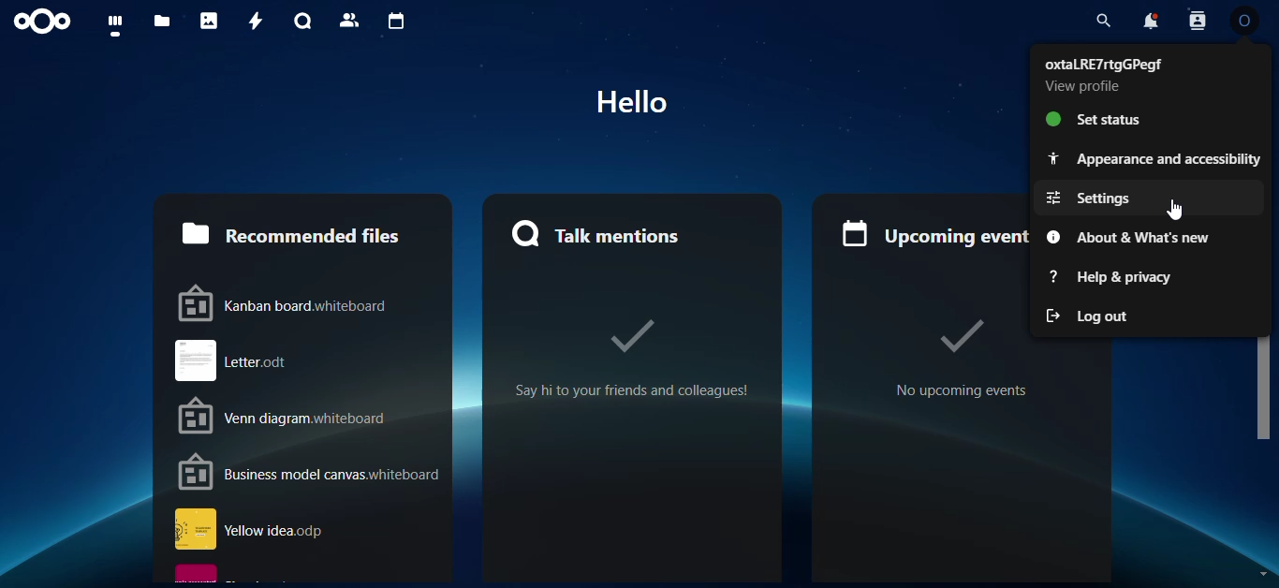 The height and width of the screenshot is (588, 1279). What do you see at coordinates (1263, 574) in the screenshot?
I see `scroll down` at bounding box center [1263, 574].